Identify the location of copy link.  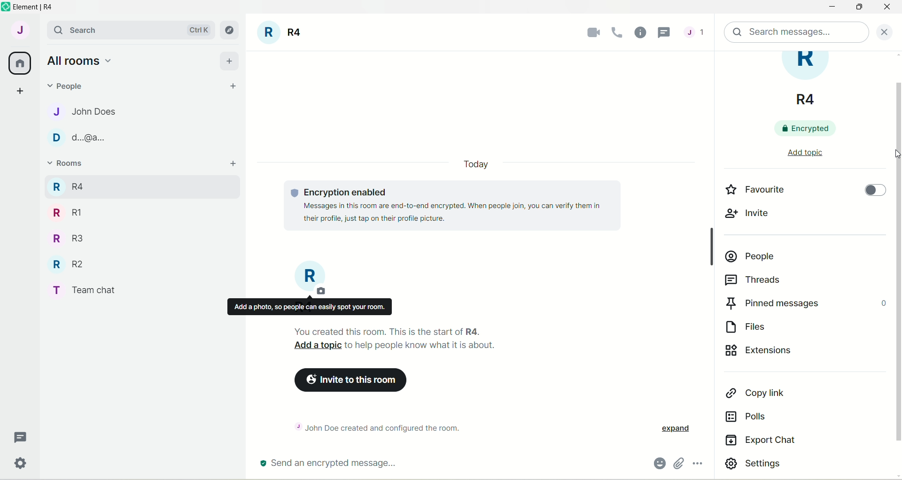
(755, 394).